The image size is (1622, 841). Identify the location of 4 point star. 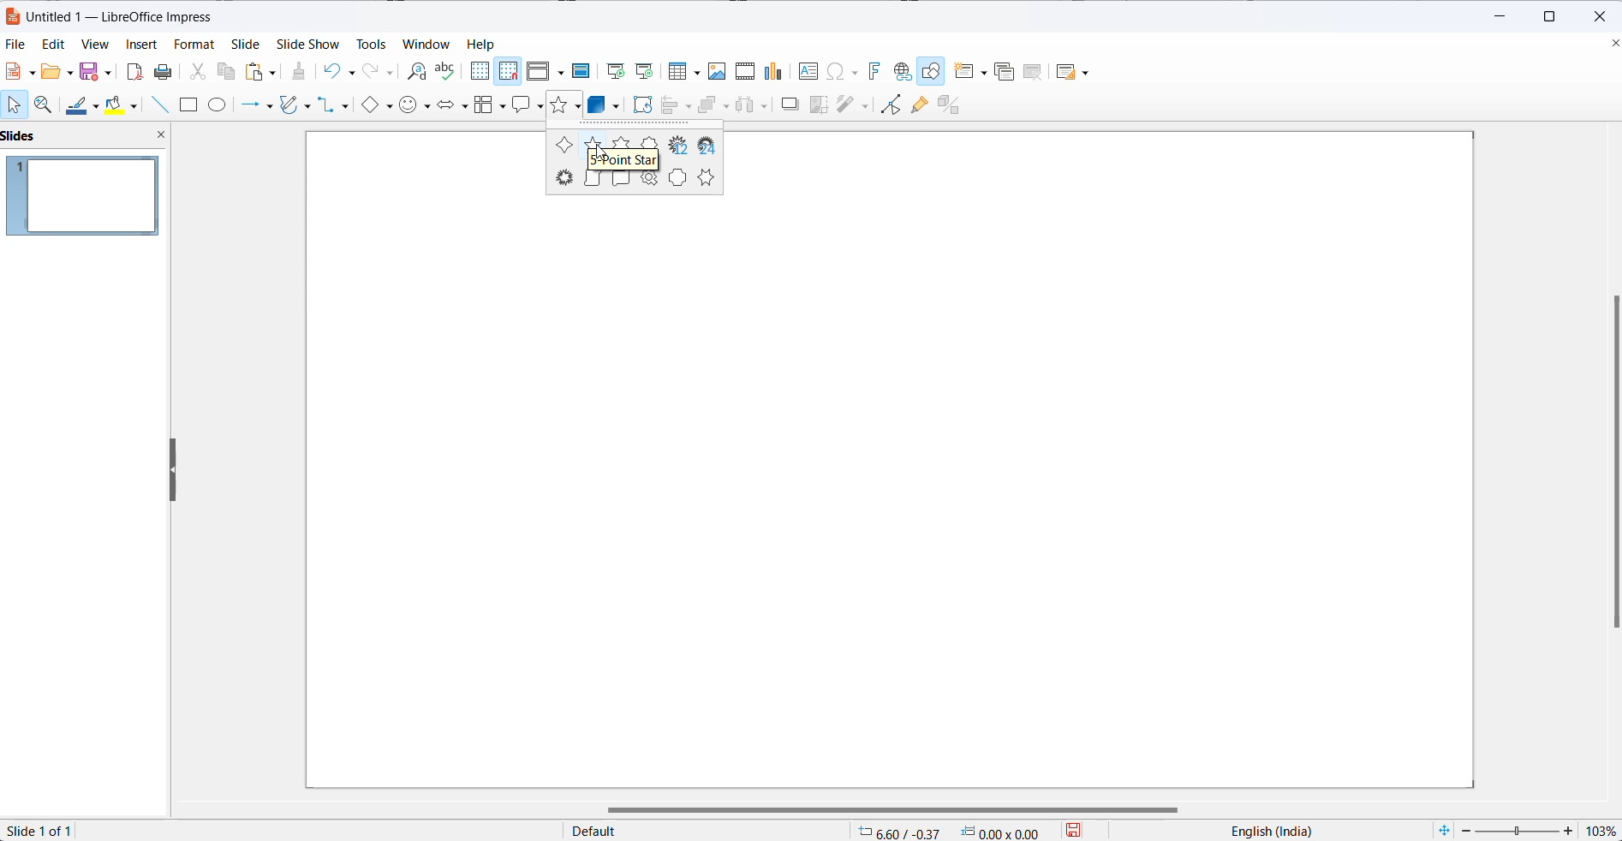
(564, 146).